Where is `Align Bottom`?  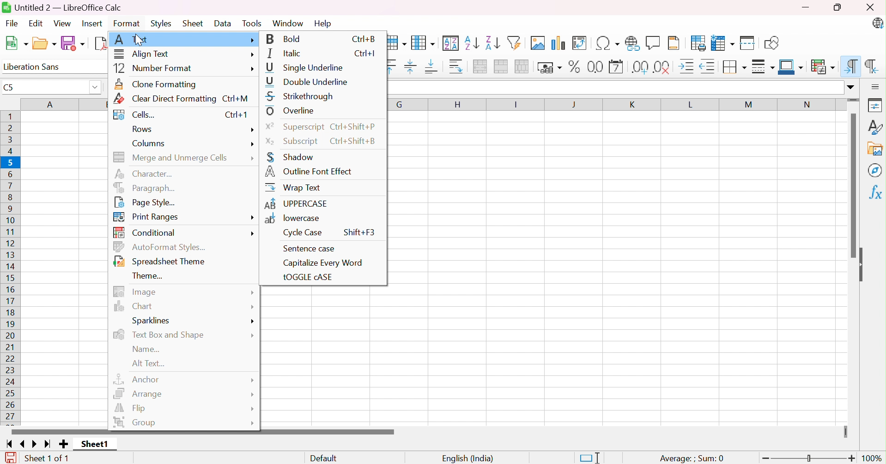
Align Bottom is located at coordinates (434, 68).